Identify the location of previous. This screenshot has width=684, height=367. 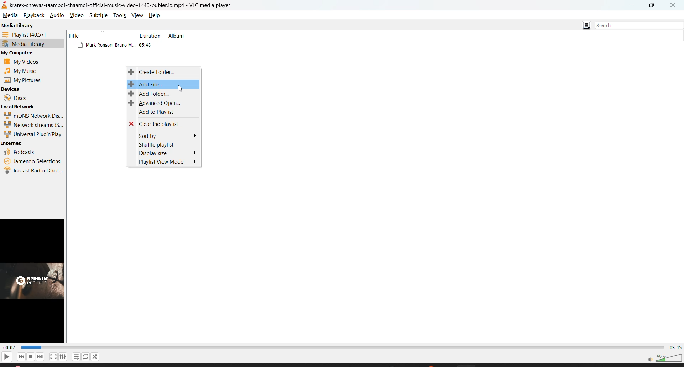
(21, 357).